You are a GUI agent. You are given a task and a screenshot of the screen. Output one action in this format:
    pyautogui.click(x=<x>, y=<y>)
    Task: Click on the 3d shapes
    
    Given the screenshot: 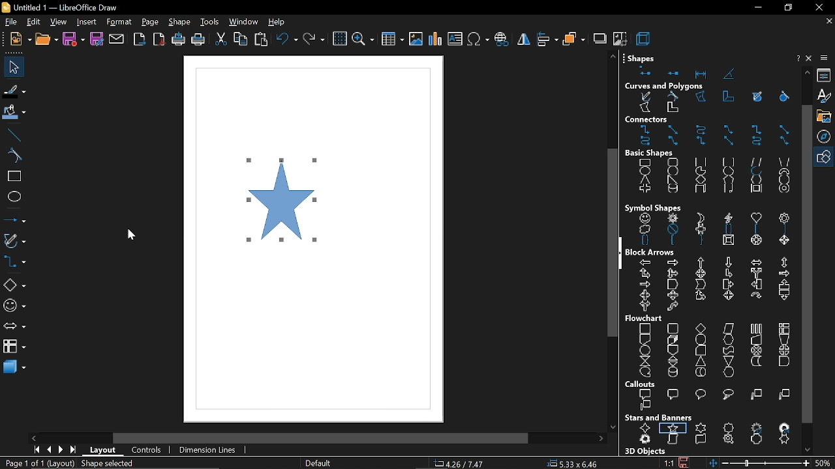 What is the action you would take?
    pyautogui.click(x=14, y=368)
    